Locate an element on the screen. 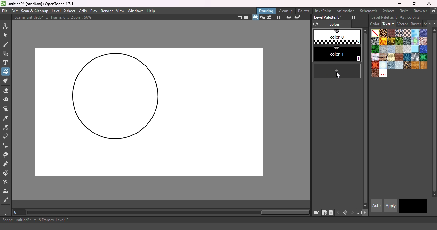 Image resolution: width=437 pixels, height=230 pixels. Style picker tool is located at coordinates (7, 119).